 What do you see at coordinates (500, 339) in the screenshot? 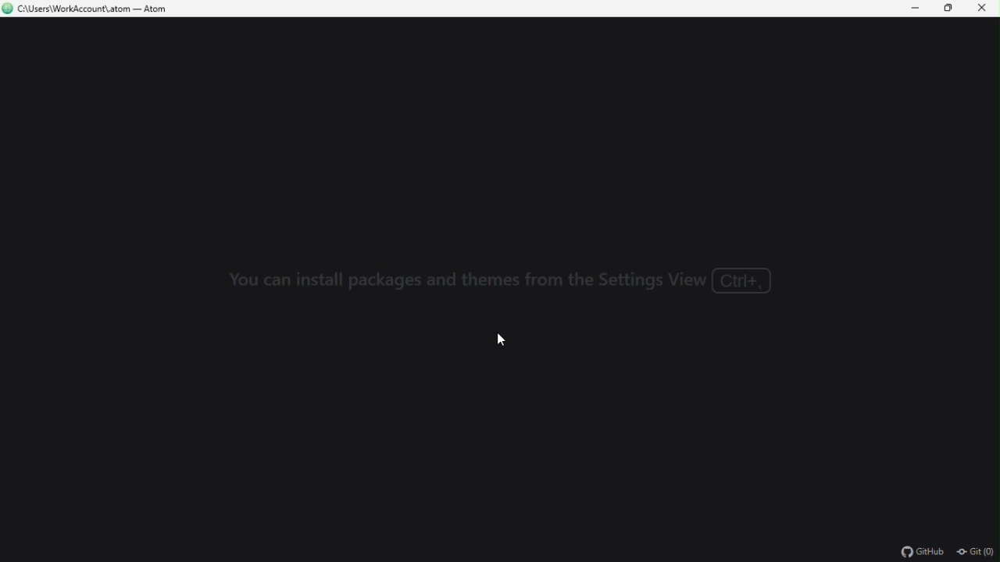
I see `Mouse` at bounding box center [500, 339].